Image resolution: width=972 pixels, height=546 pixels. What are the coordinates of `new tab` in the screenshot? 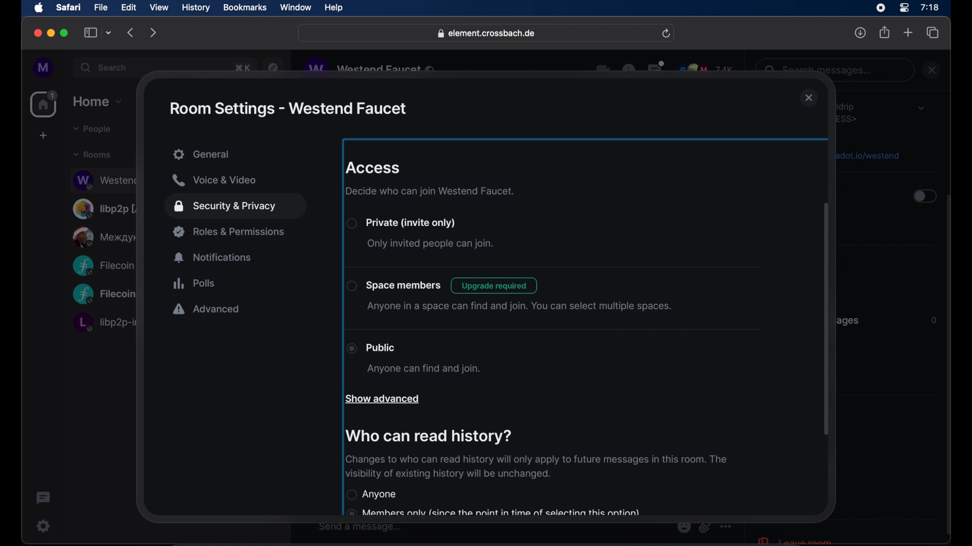 It's located at (908, 32).